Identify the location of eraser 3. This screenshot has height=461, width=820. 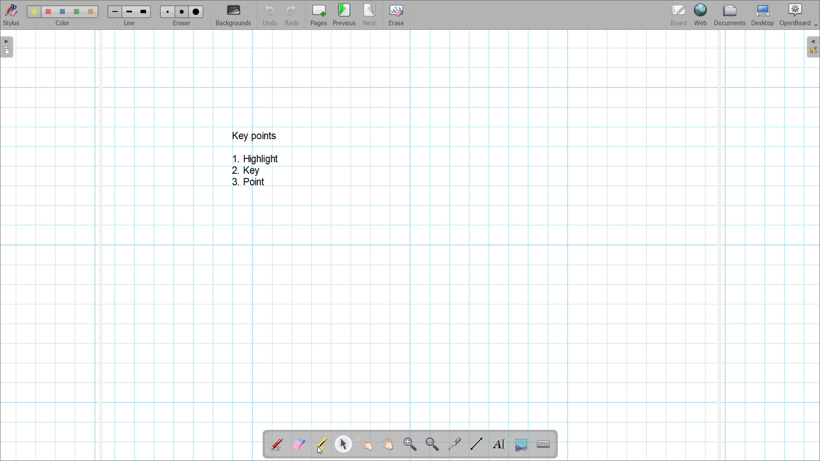
(196, 12).